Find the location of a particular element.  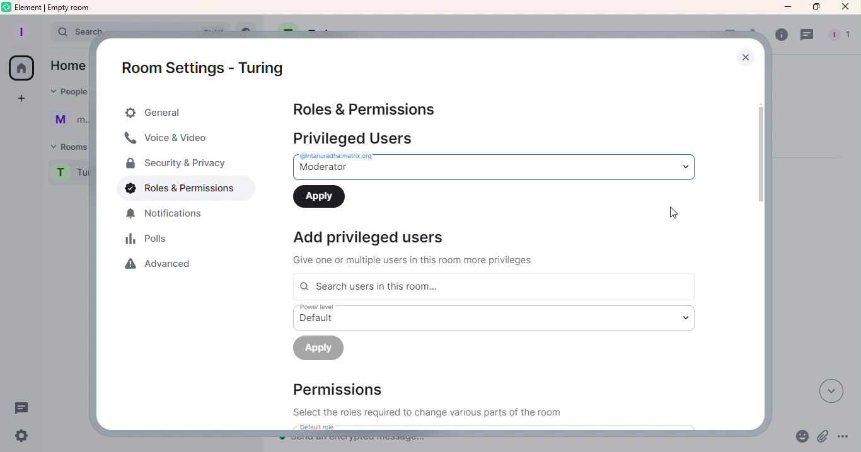

General is located at coordinates (190, 110).